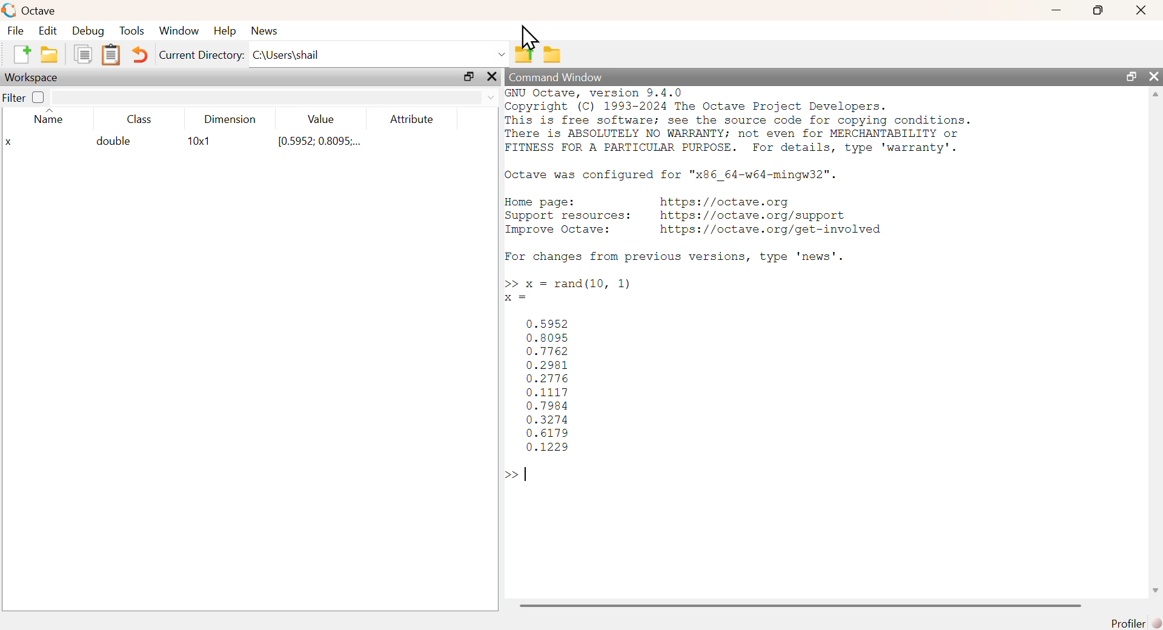 The image size is (1163, 630). What do you see at coordinates (111, 55) in the screenshot?
I see `paste` at bounding box center [111, 55].